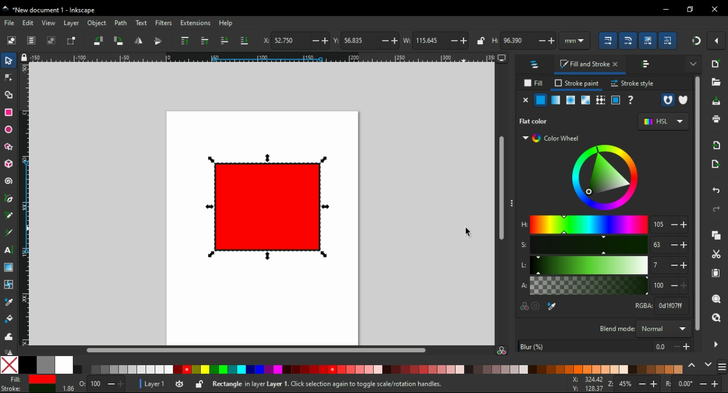 Image resolution: width=728 pixels, height=393 pixels. Describe the element at coordinates (263, 57) in the screenshot. I see `ruler` at that location.